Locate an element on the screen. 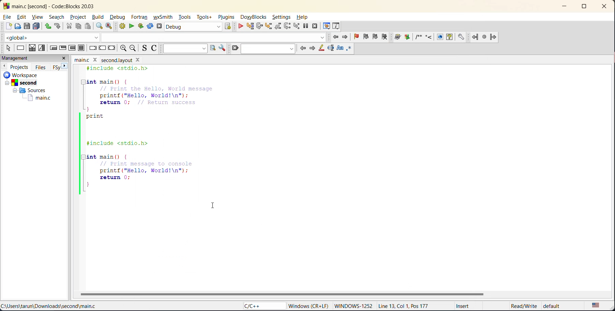  use regex is located at coordinates (351, 49).